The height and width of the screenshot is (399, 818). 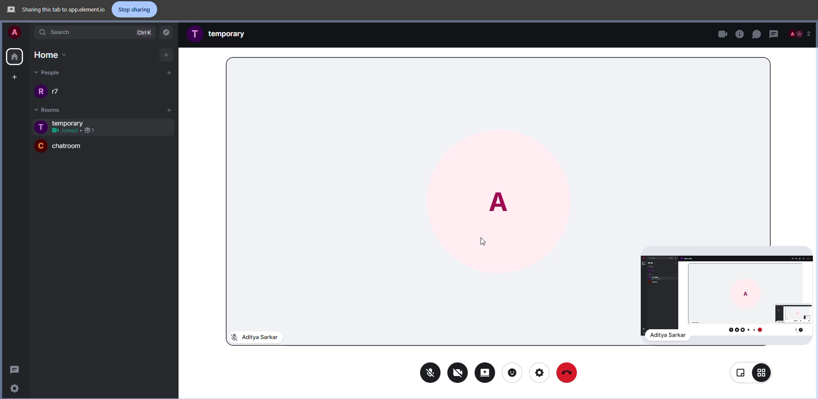 What do you see at coordinates (74, 131) in the screenshot?
I see `1 joined` at bounding box center [74, 131].